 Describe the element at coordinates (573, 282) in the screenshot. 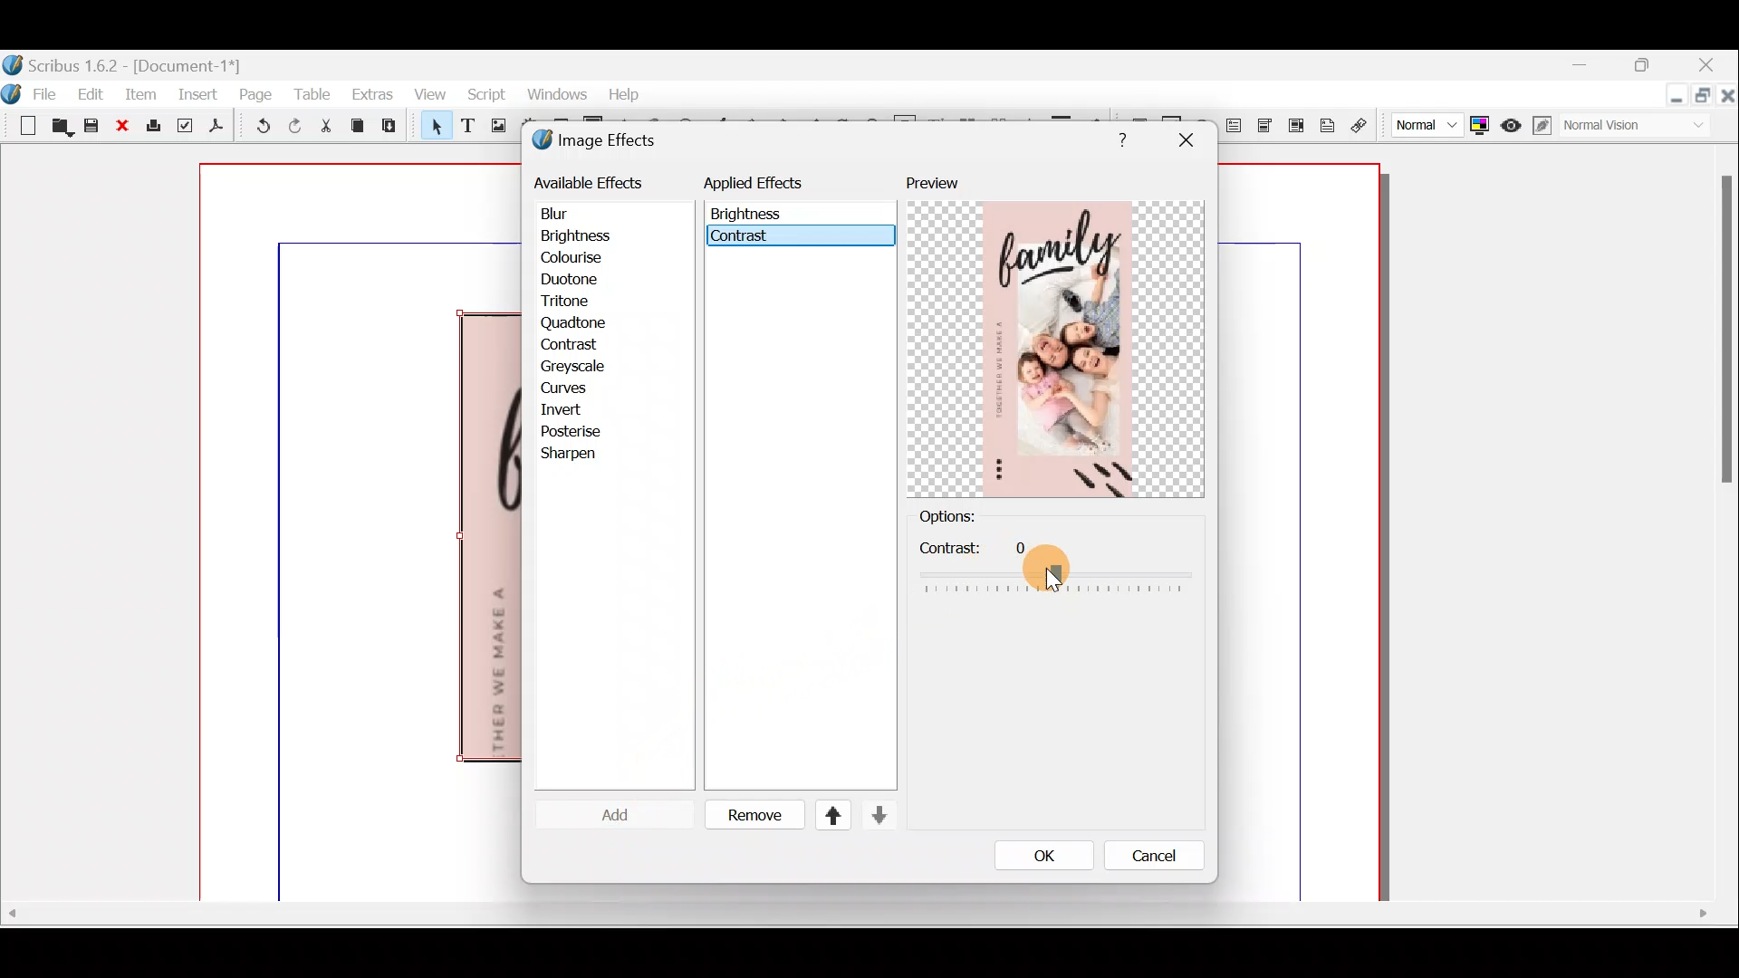

I see `Duotone` at that location.